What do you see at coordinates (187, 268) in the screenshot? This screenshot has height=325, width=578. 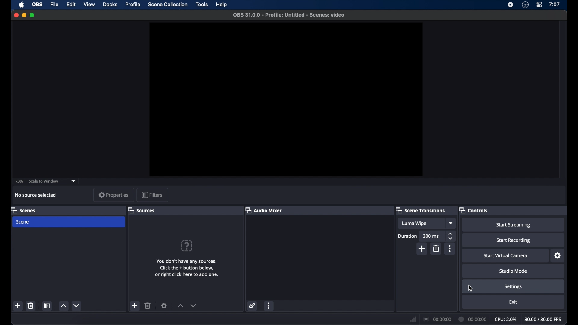 I see `add sources information` at bounding box center [187, 268].